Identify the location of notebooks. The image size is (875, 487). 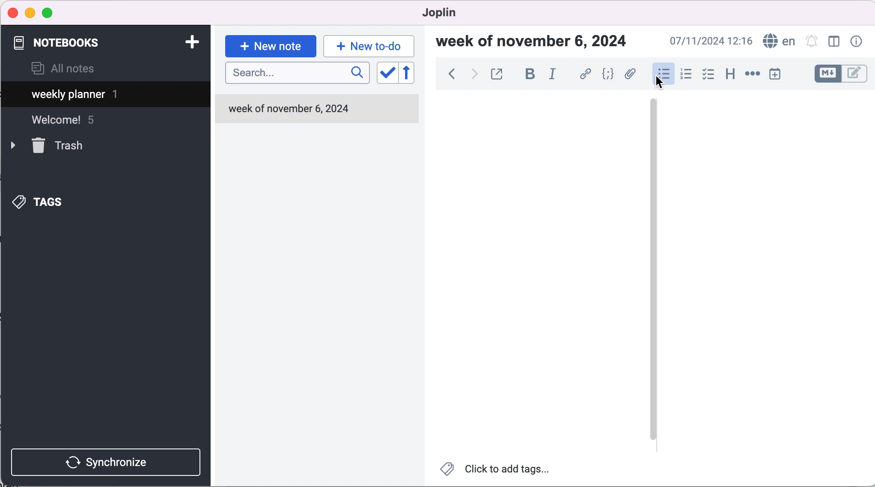
(63, 43).